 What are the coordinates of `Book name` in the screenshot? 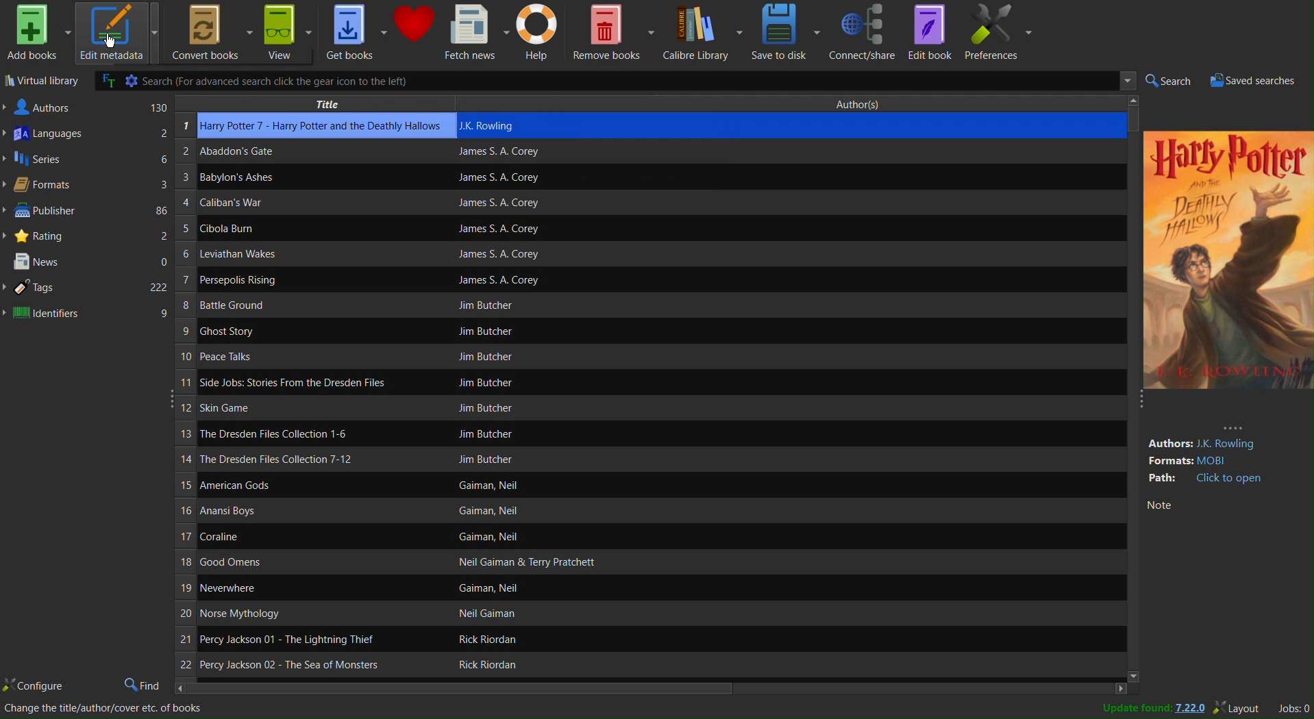 It's located at (295, 663).